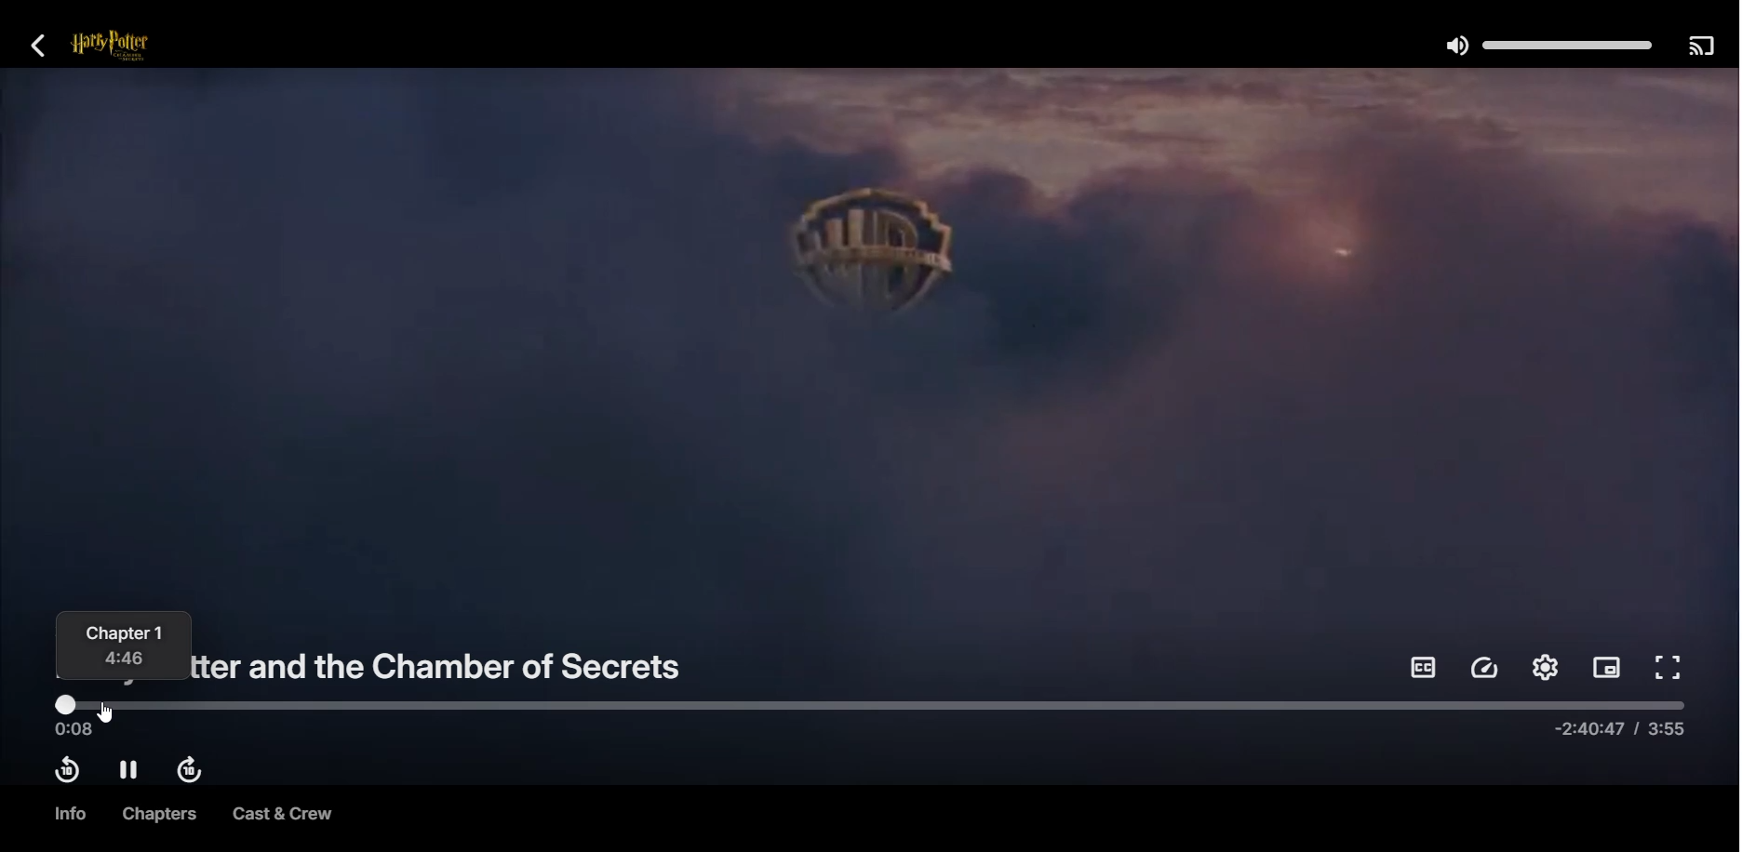  What do you see at coordinates (39, 45) in the screenshot?
I see `Back` at bounding box center [39, 45].